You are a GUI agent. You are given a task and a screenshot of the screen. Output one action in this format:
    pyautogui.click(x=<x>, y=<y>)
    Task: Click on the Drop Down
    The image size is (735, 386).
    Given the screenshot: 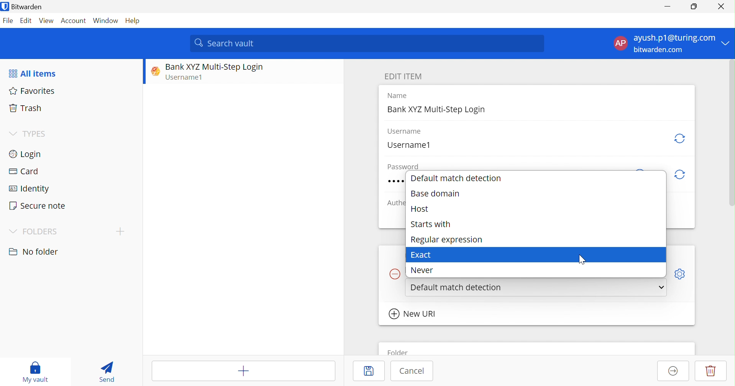 What is the action you would take?
    pyautogui.click(x=728, y=43)
    